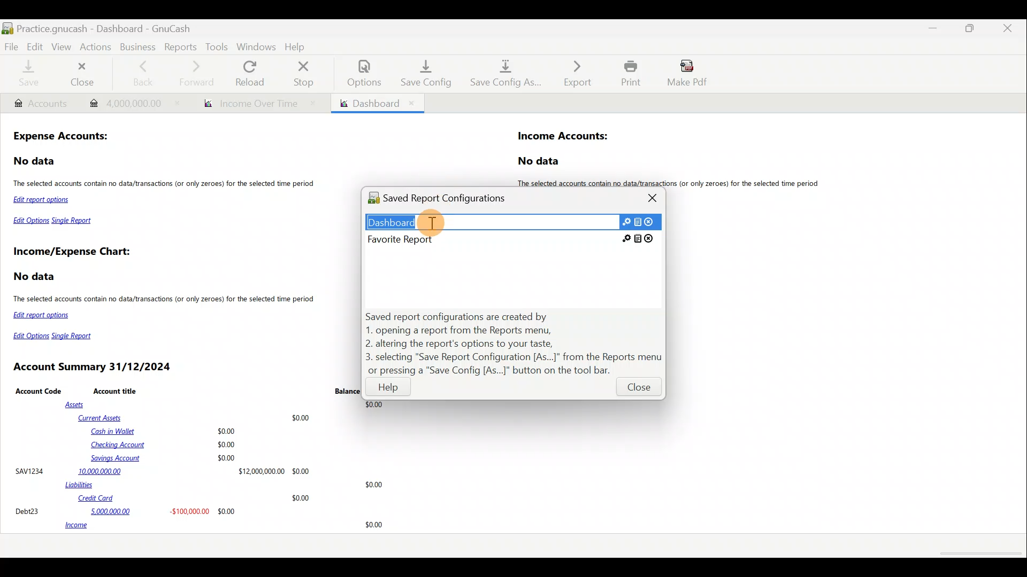 This screenshot has width=1027, height=577. What do you see at coordinates (564, 137) in the screenshot?
I see `Income Accounts:` at bounding box center [564, 137].